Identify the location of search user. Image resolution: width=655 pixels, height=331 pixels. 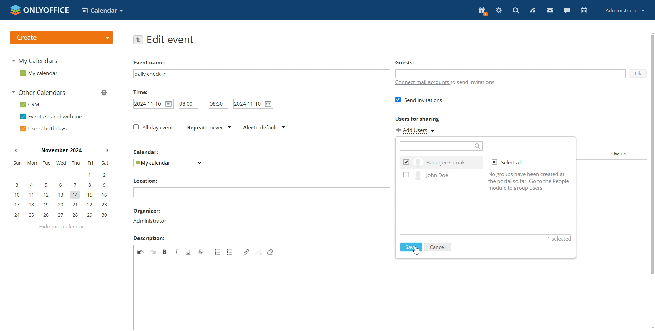
(441, 146).